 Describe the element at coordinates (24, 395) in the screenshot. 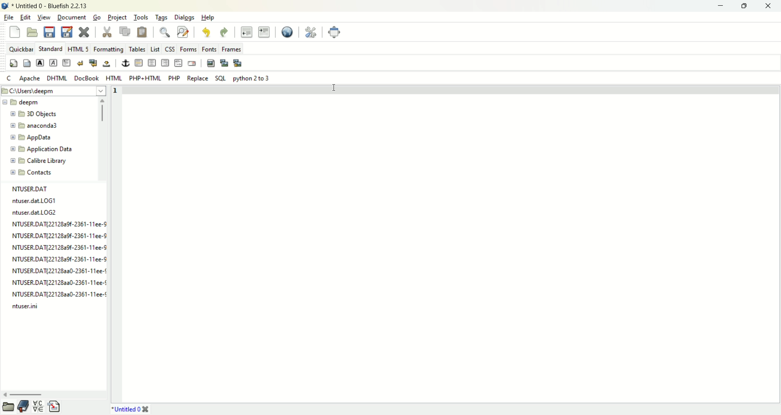

I see `horizontal scroll bar` at that location.